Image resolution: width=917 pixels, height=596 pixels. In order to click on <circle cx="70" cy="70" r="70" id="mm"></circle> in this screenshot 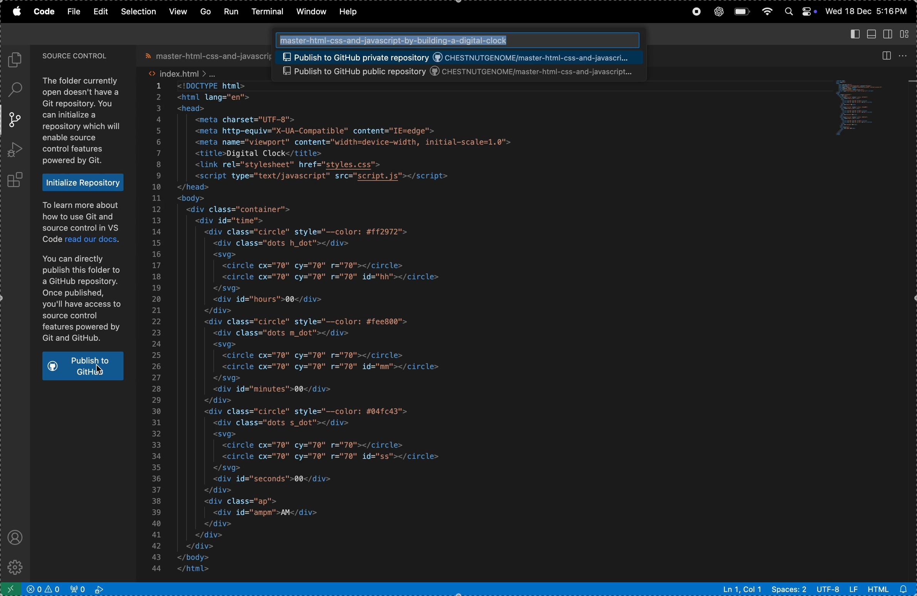, I will do `click(338, 367)`.